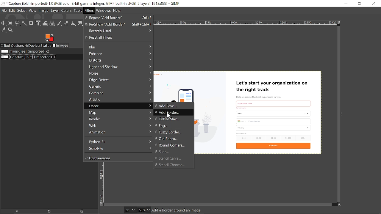 The width and height of the screenshot is (381, 214). What do you see at coordinates (261, 96) in the screenshot?
I see `Help us  create the best experience for you.` at bounding box center [261, 96].